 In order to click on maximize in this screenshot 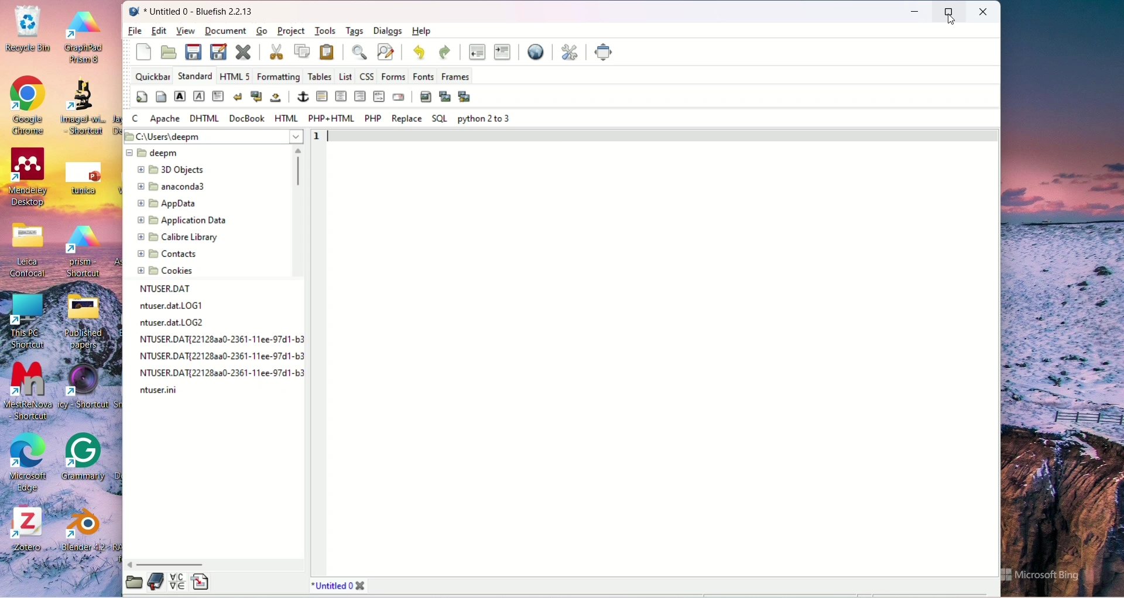, I will do `click(950, 10)`.